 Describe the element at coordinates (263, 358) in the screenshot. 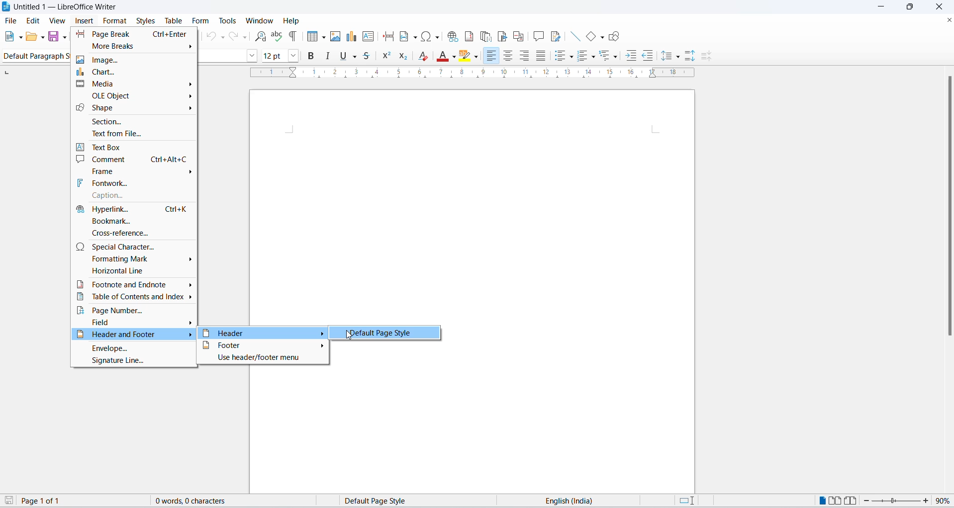

I see `use header/footer menu` at that location.